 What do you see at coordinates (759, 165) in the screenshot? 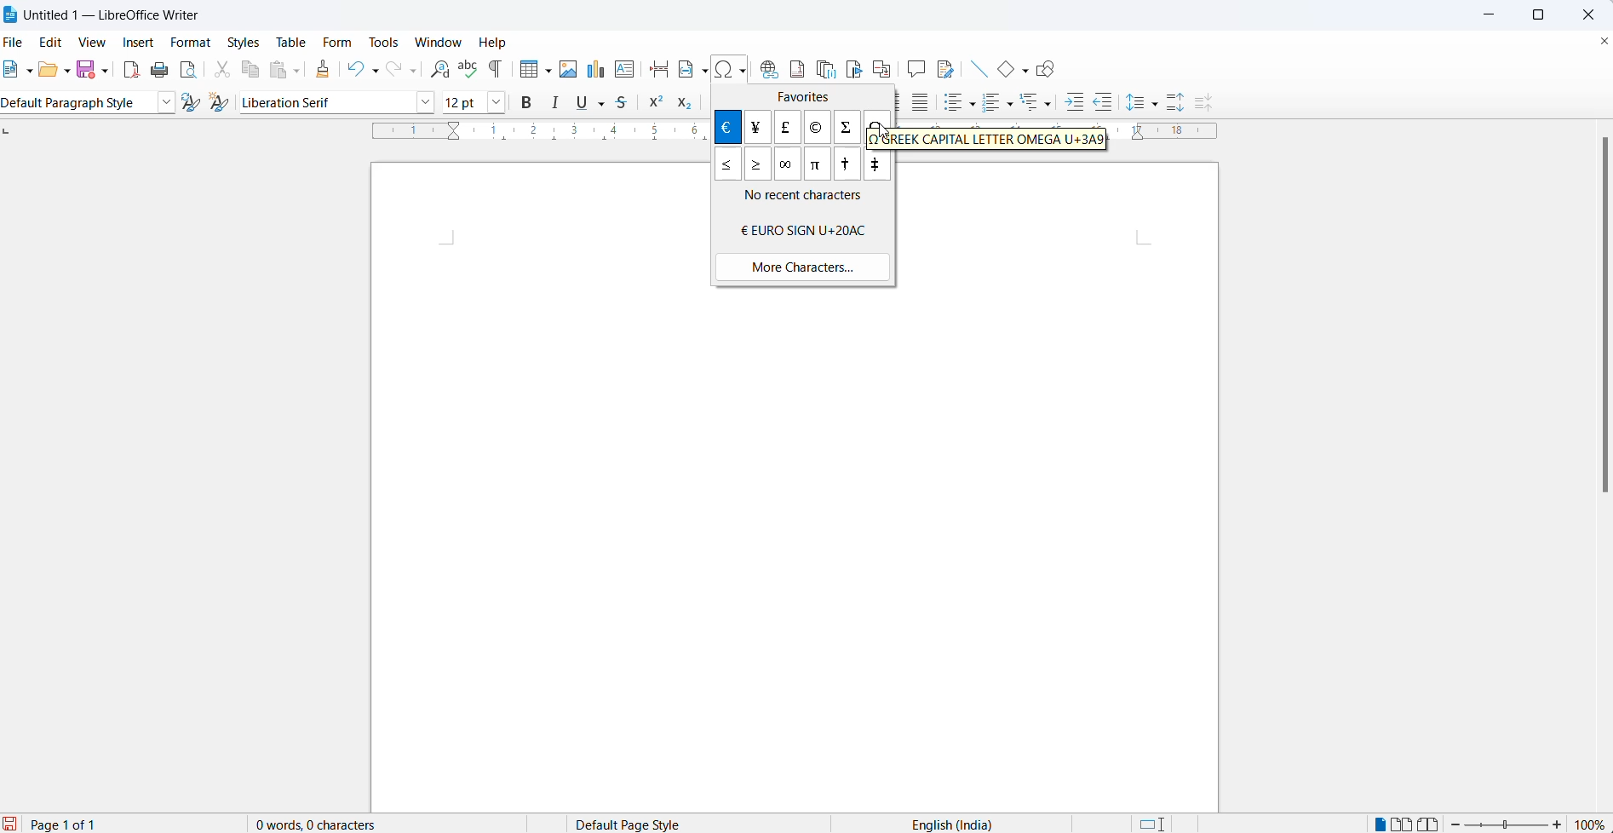
I see `greater than equal to` at bounding box center [759, 165].